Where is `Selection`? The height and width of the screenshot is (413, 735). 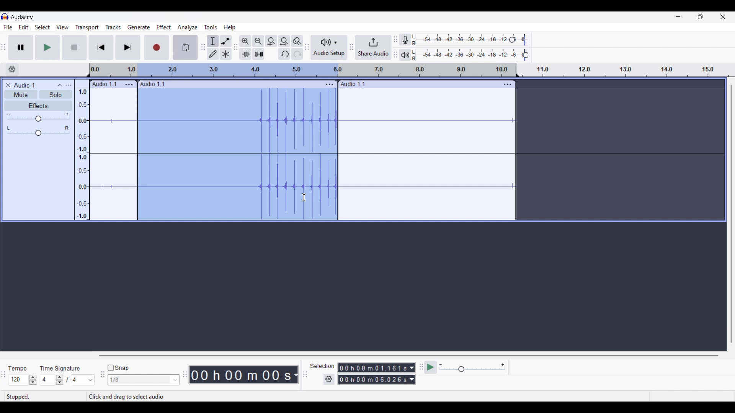 Selection is located at coordinates (323, 366).